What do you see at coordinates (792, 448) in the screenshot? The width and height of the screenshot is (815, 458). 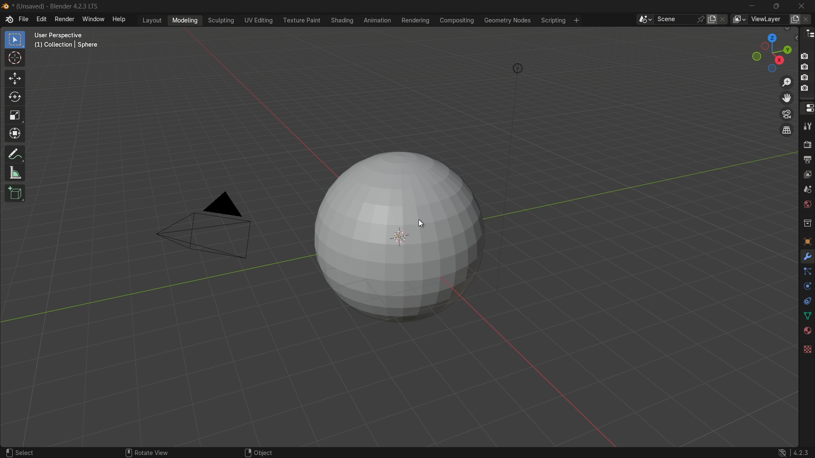 I see `4.2.3` at bounding box center [792, 448].